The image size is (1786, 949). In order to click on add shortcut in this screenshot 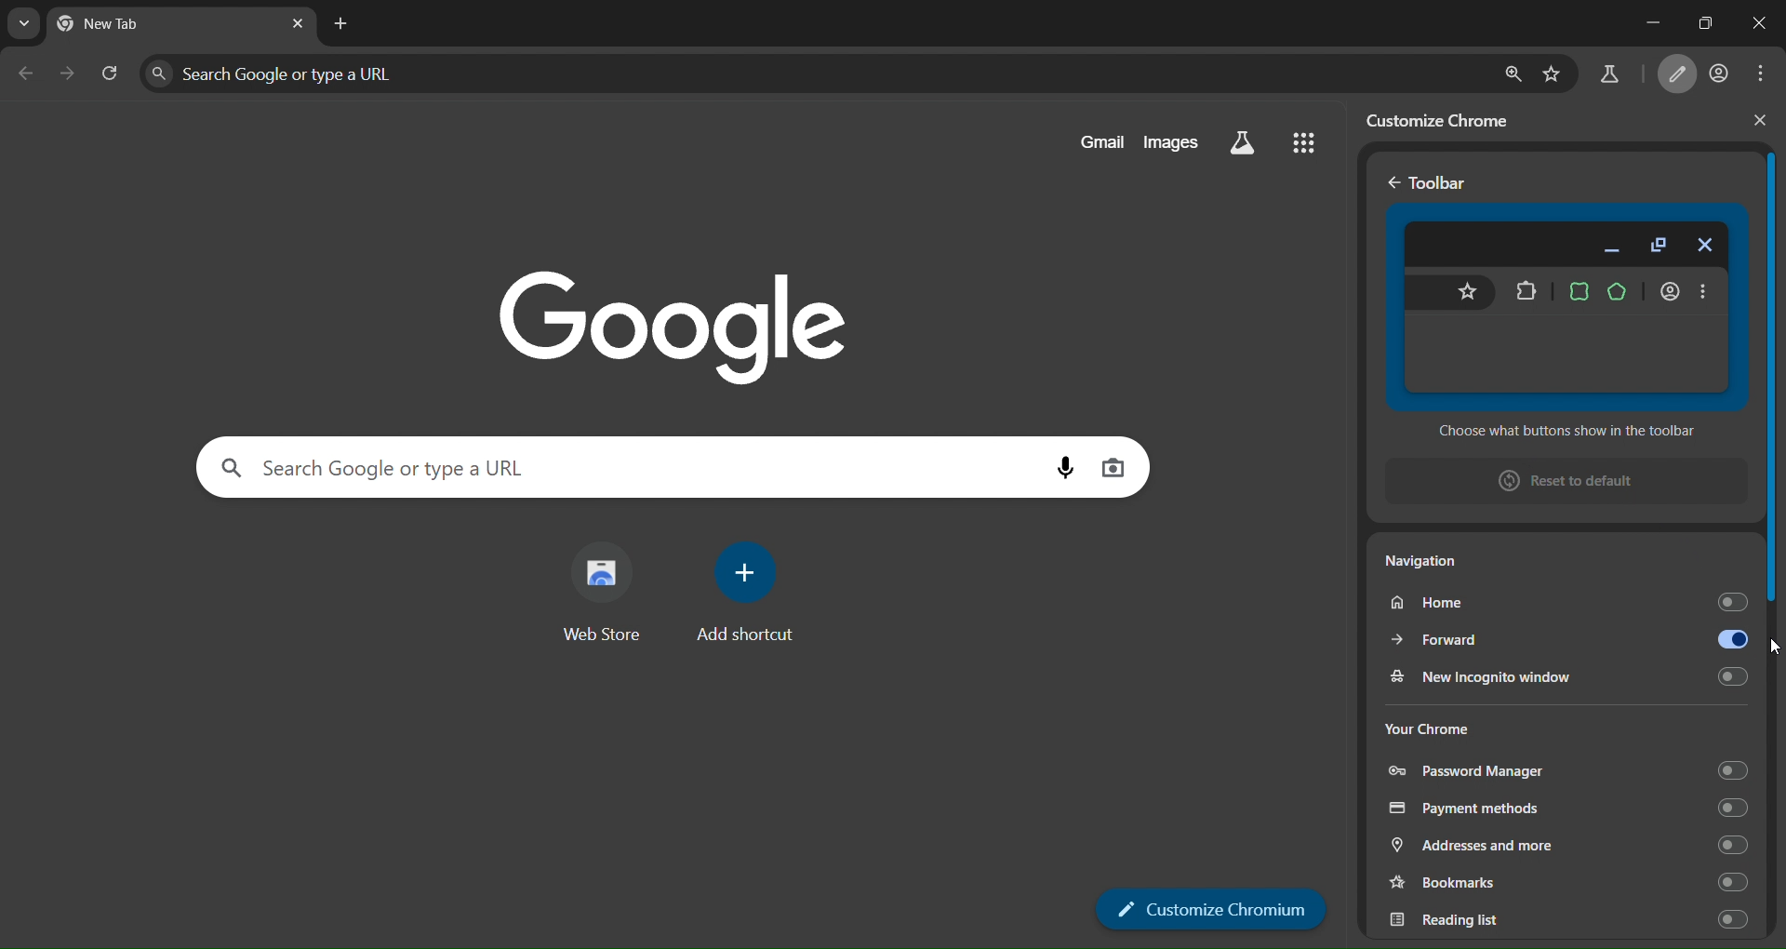, I will do `click(749, 592)`.